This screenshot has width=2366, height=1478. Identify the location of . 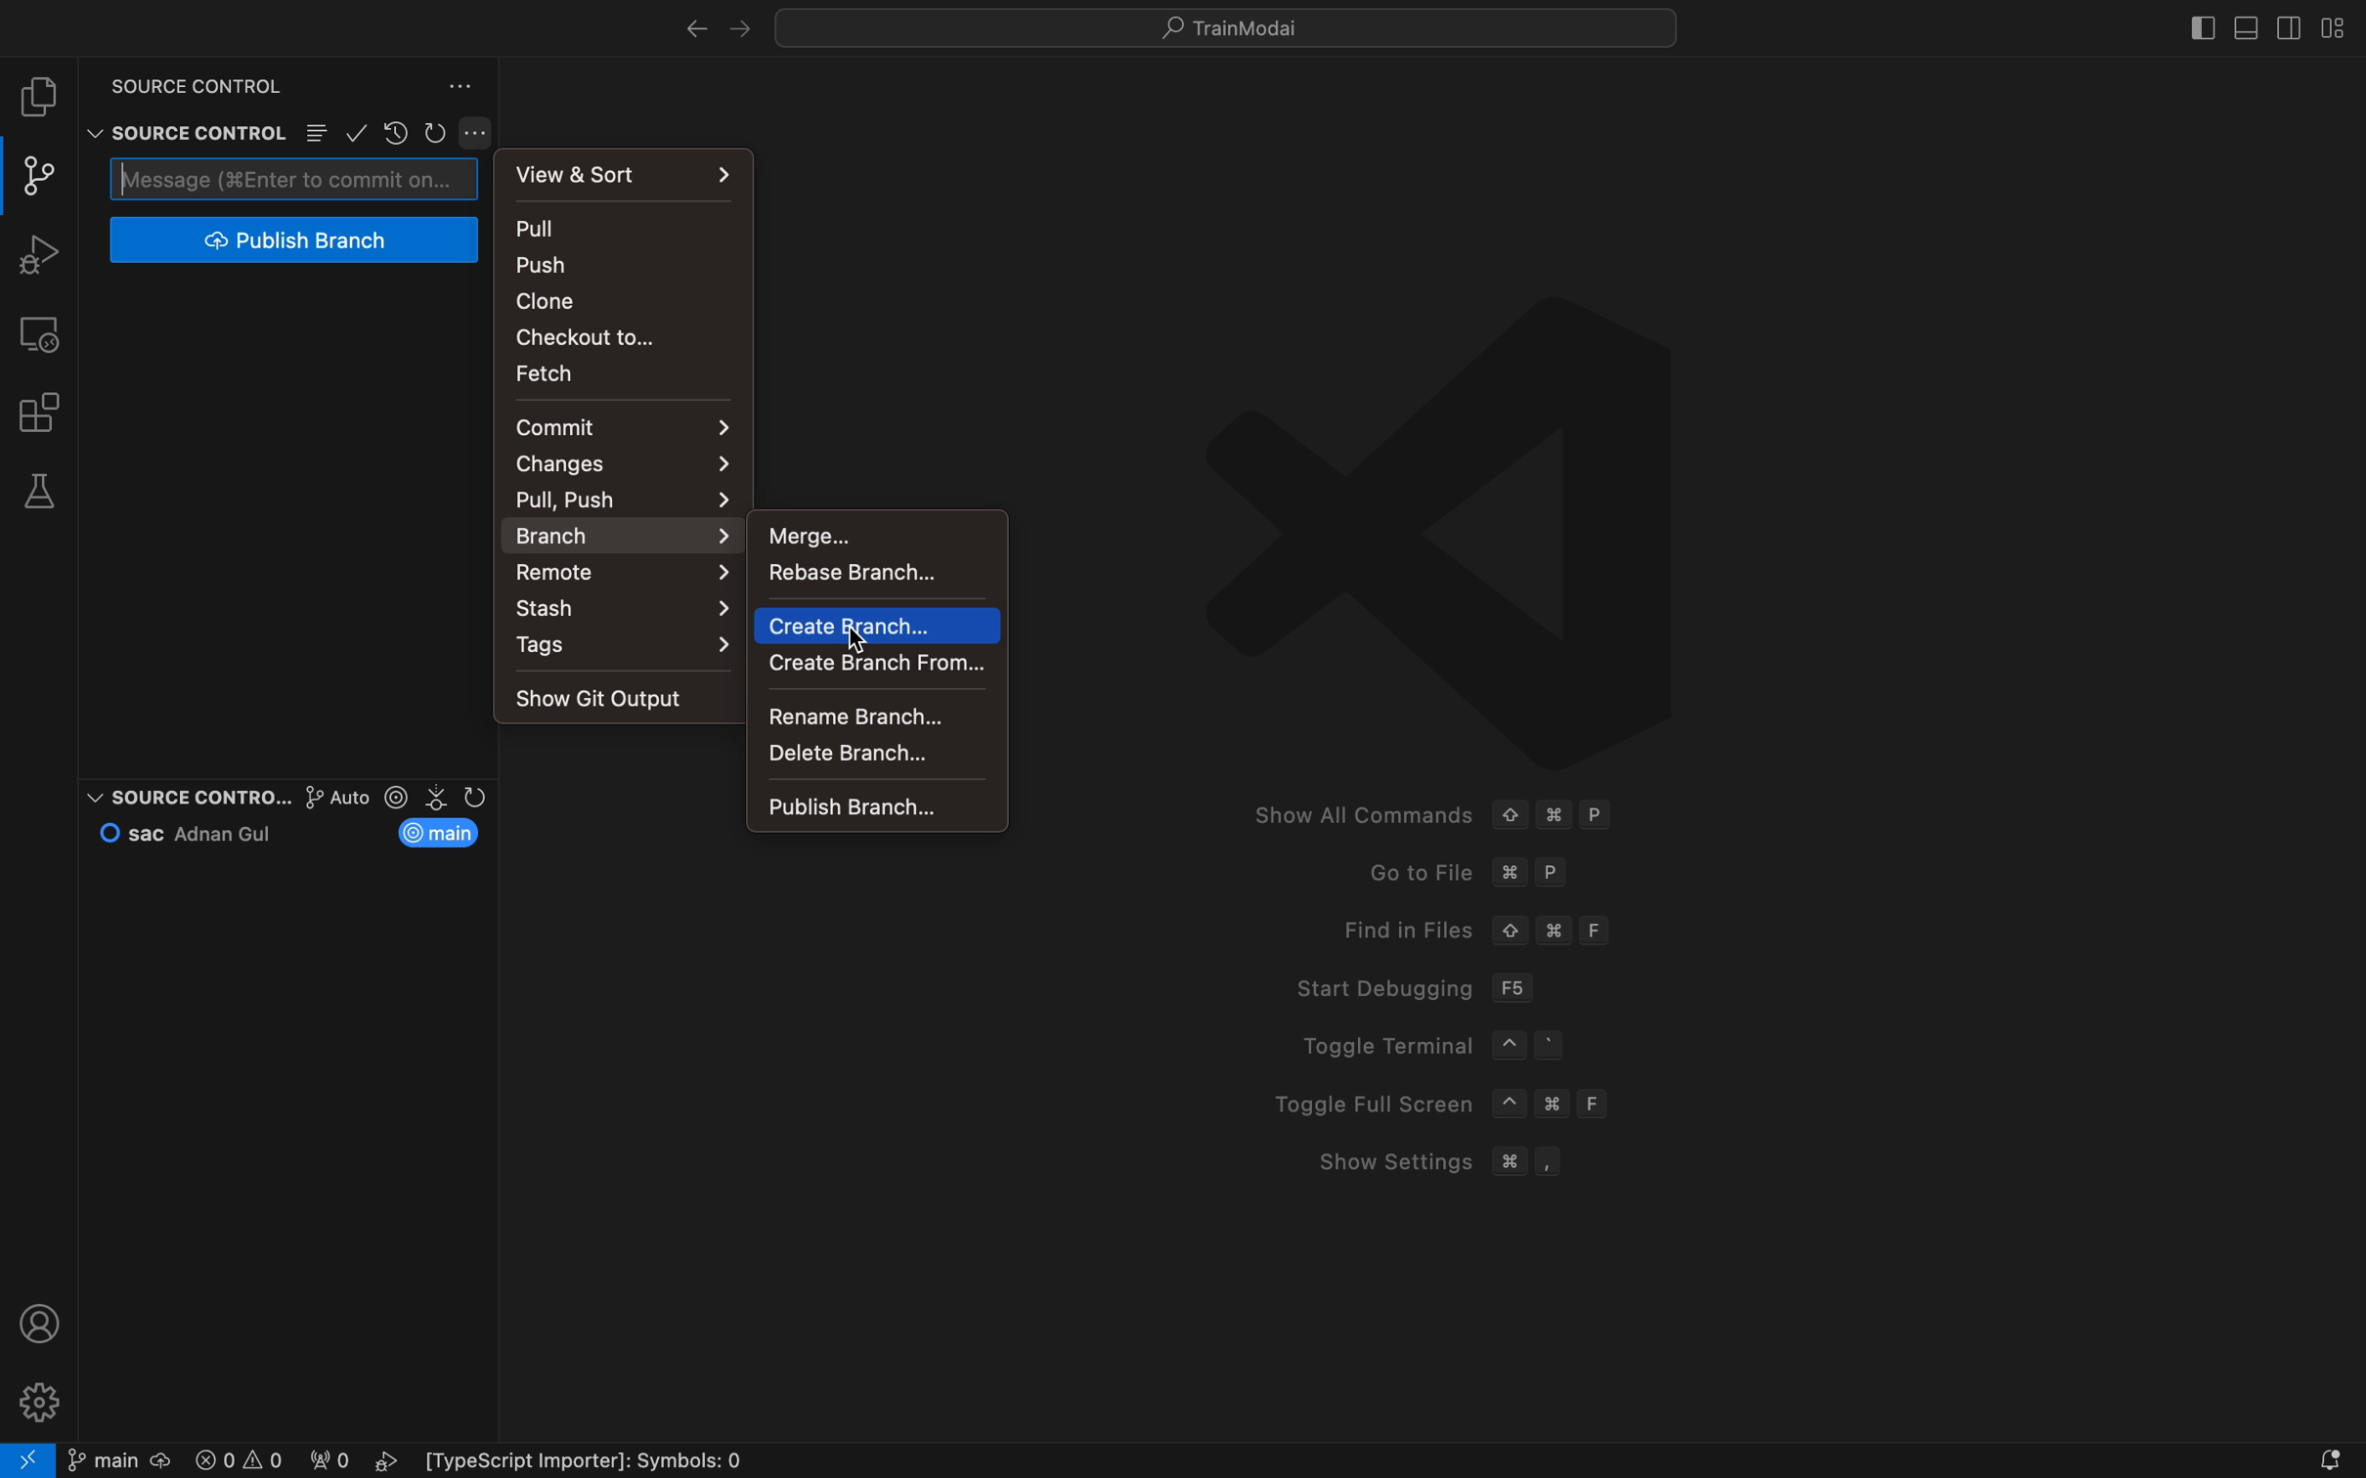
(626, 535).